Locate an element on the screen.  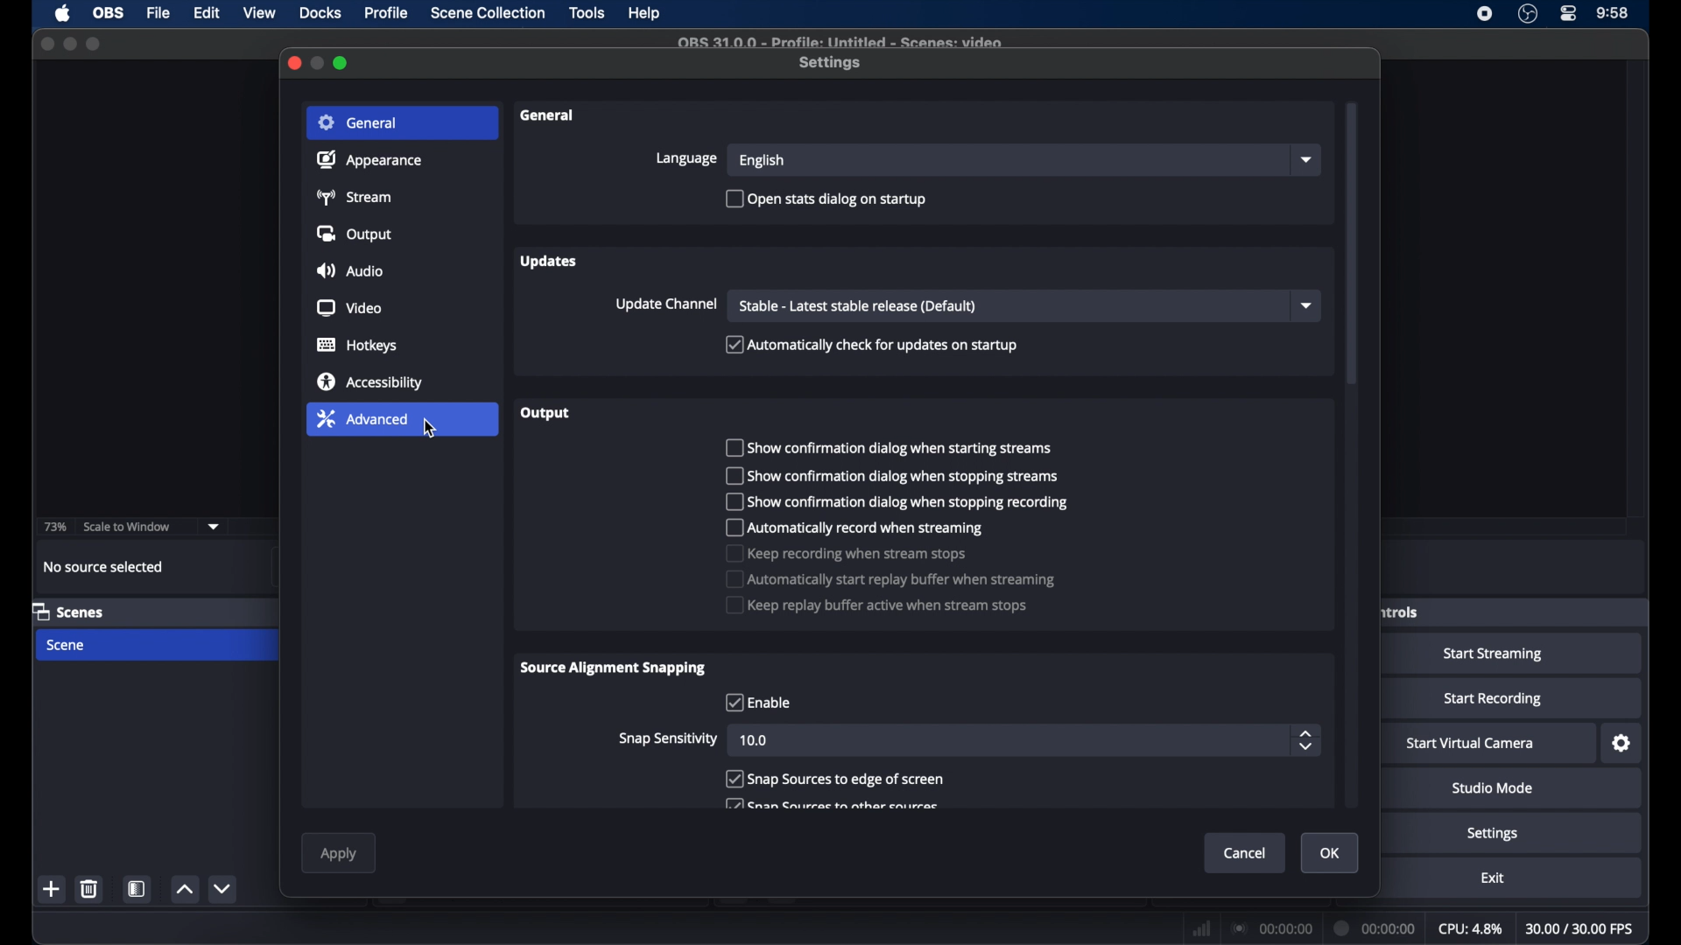
apply is located at coordinates (340, 855).